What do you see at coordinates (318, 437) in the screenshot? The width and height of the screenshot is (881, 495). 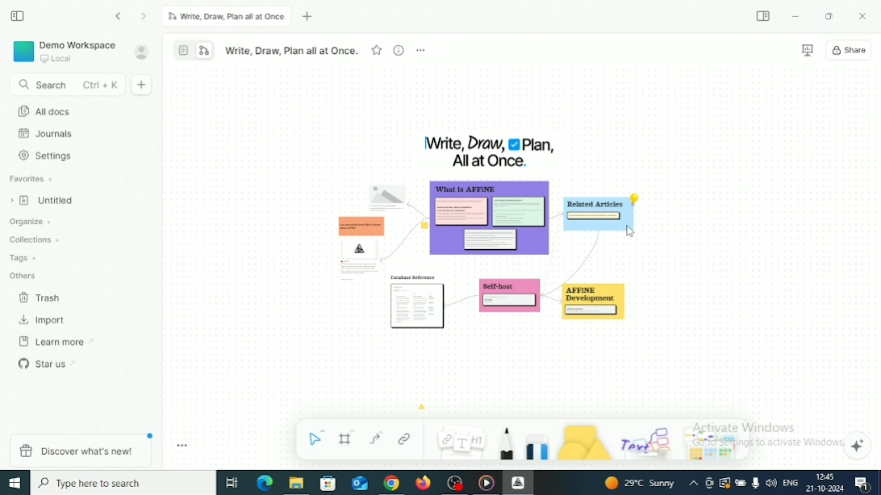 I see `Select` at bounding box center [318, 437].